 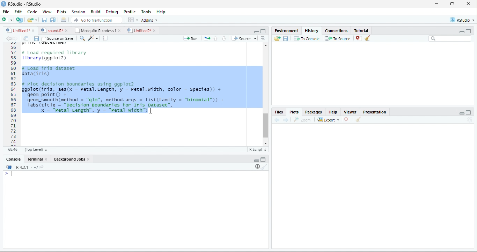 What do you see at coordinates (462, 20) in the screenshot?
I see `RStudio` at bounding box center [462, 20].